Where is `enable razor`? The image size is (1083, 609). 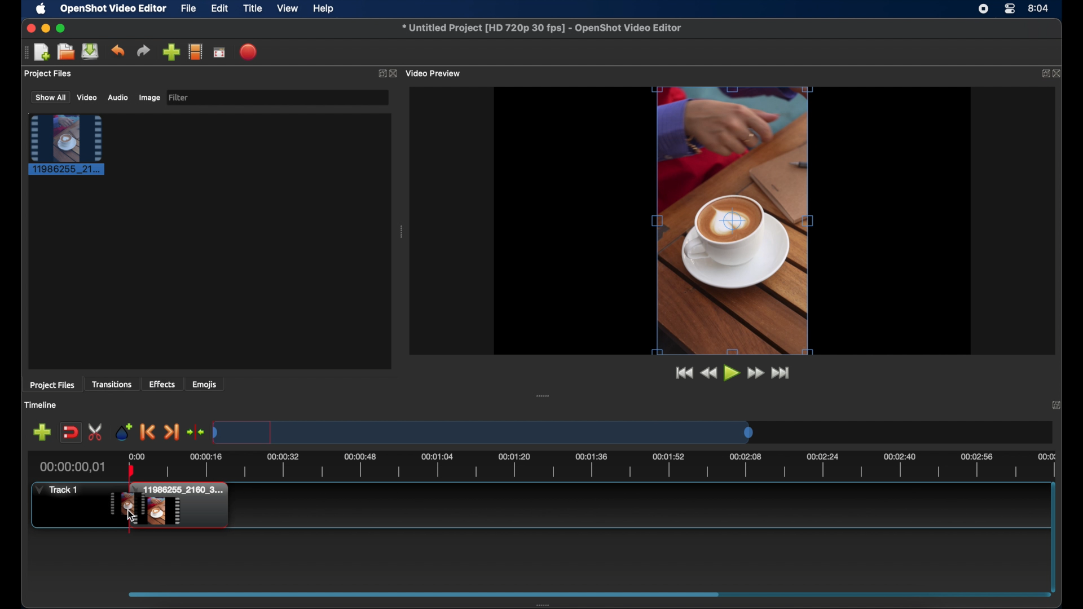
enable razor is located at coordinates (96, 432).